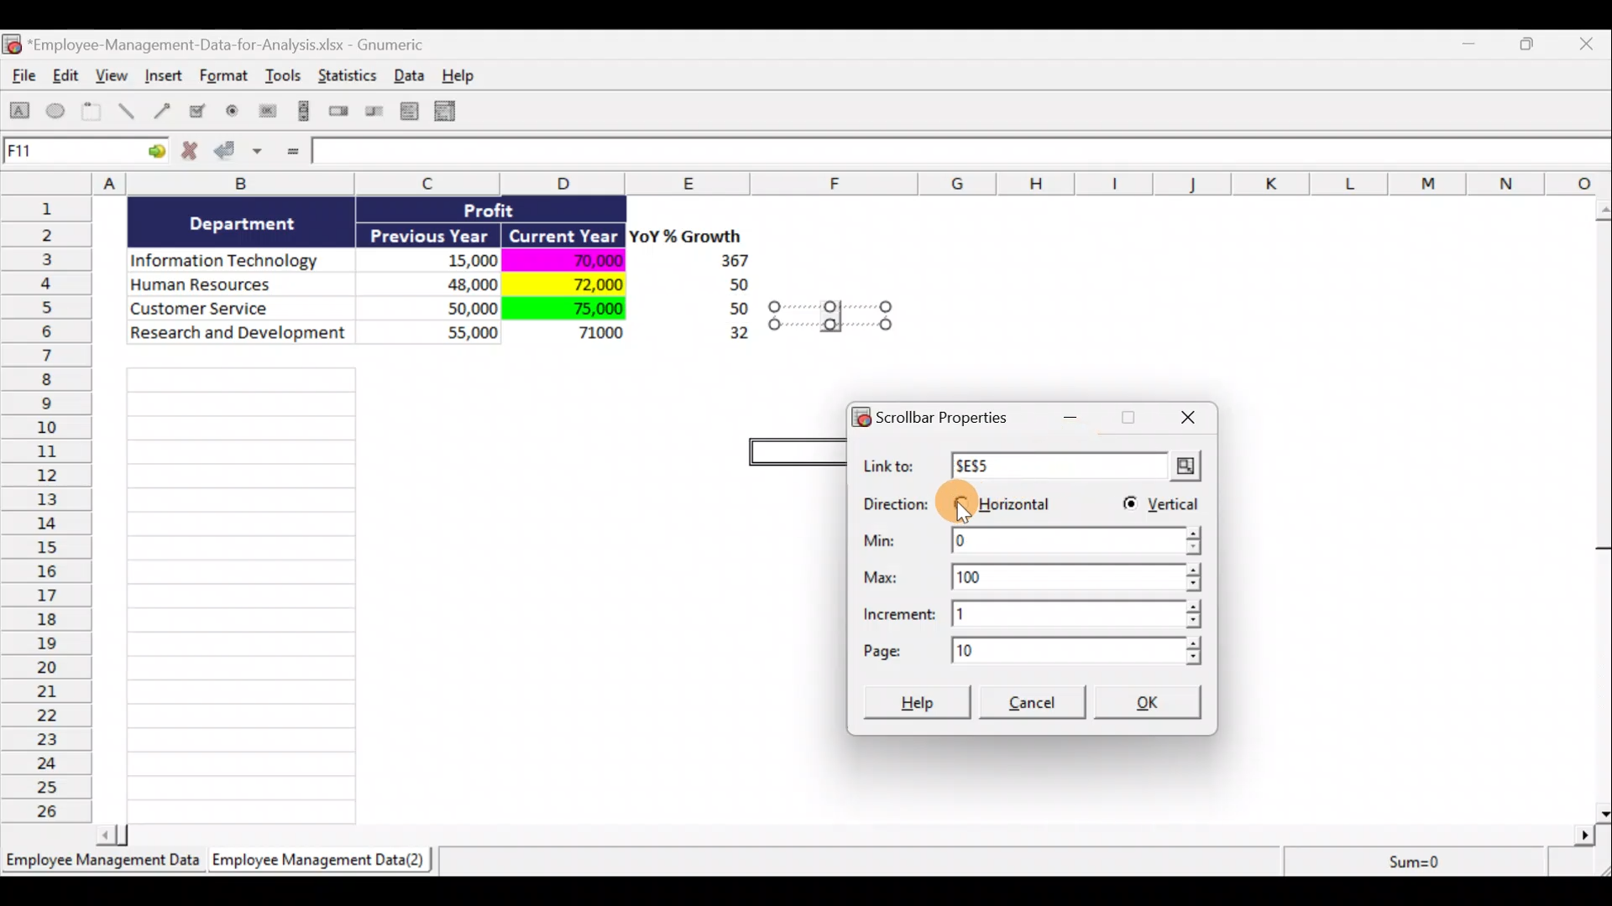 The image size is (1612, 906). Describe the element at coordinates (372, 114) in the screenshot. I see `Create a slider` at that location.